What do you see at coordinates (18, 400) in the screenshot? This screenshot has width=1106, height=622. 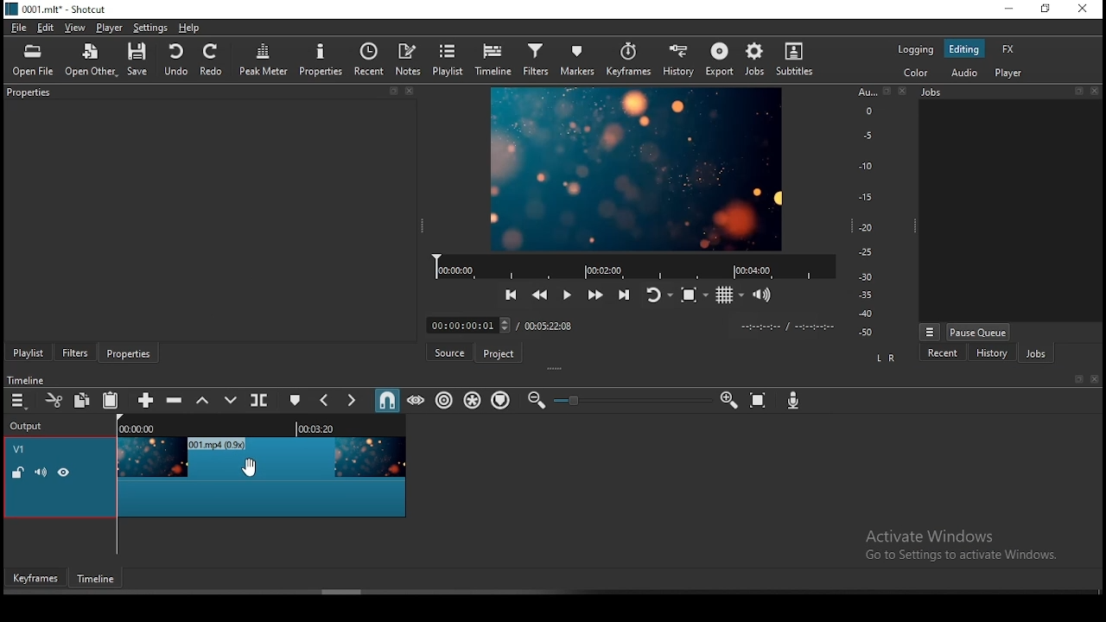 I see `timeline menu` at bounding box center [18, 400].